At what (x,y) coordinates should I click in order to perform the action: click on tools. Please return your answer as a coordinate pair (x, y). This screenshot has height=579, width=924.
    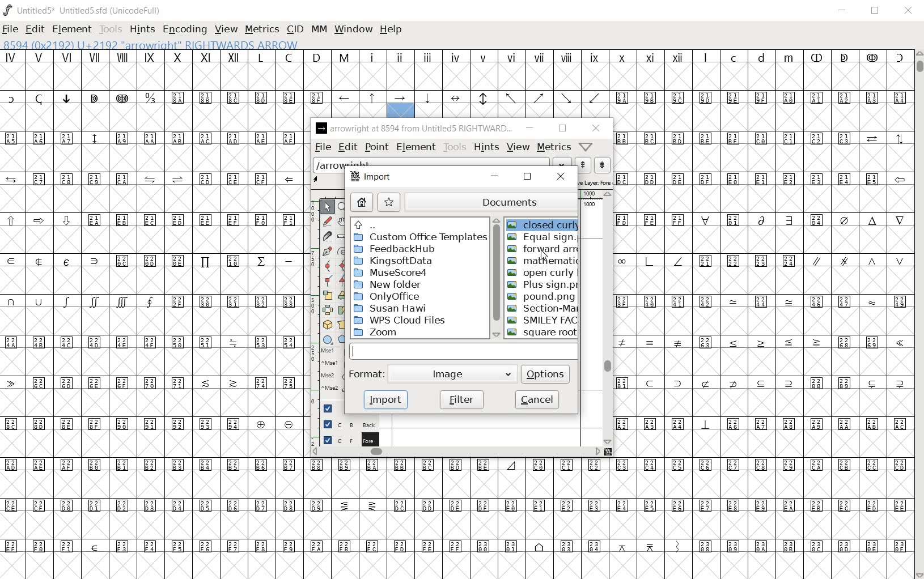
    Looking at the image, I should click on (455, 147).